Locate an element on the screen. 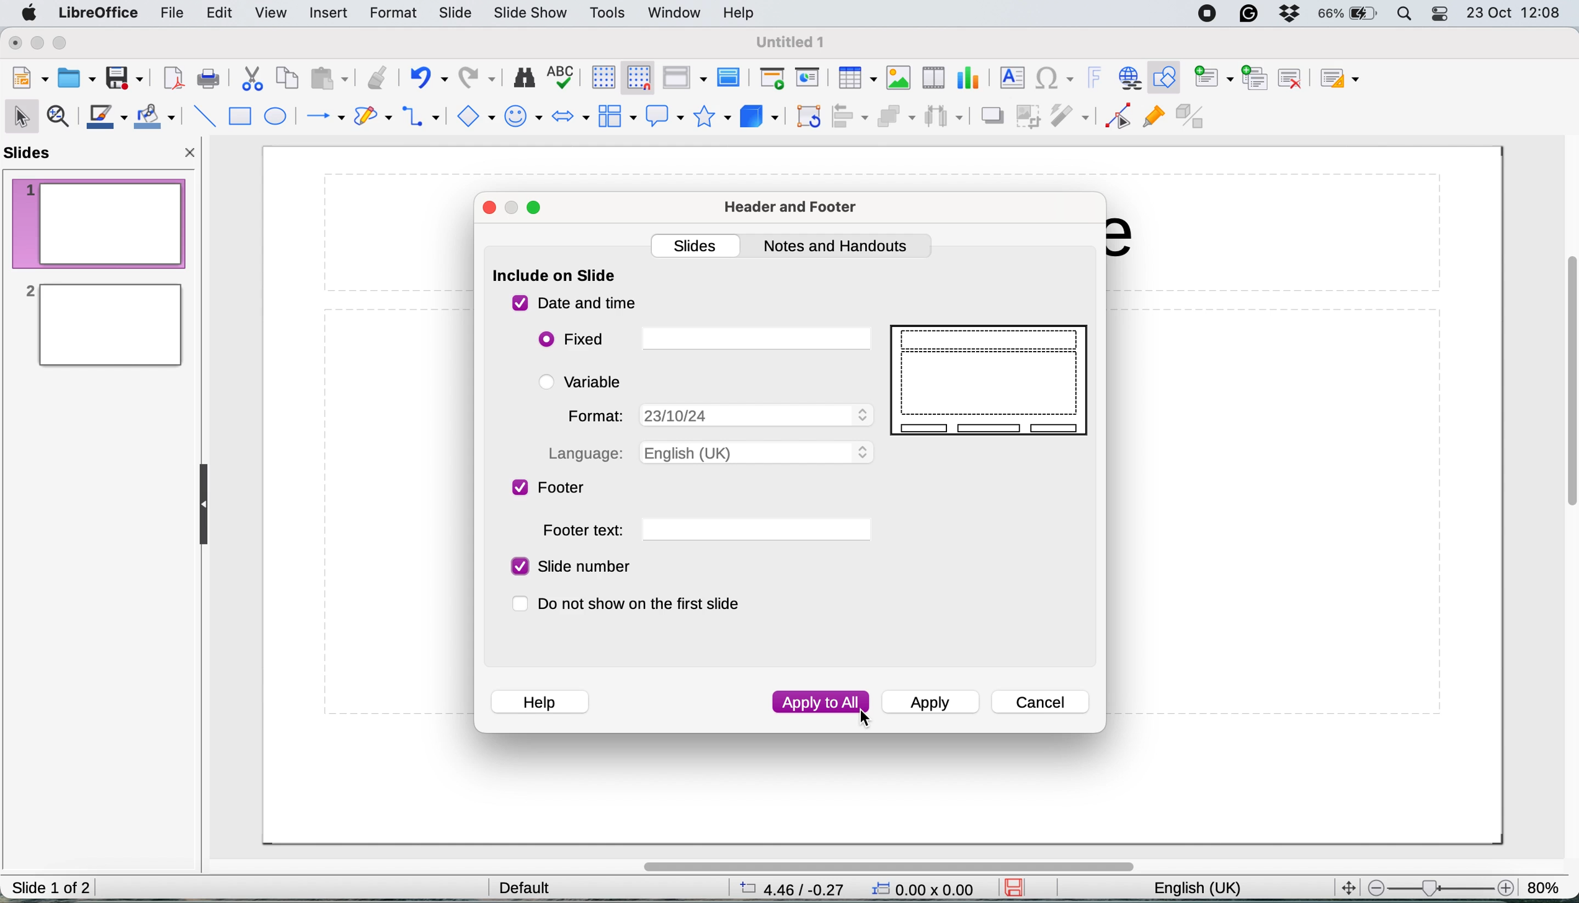  show gluepoint functions is located at coordinates (1153, 120).